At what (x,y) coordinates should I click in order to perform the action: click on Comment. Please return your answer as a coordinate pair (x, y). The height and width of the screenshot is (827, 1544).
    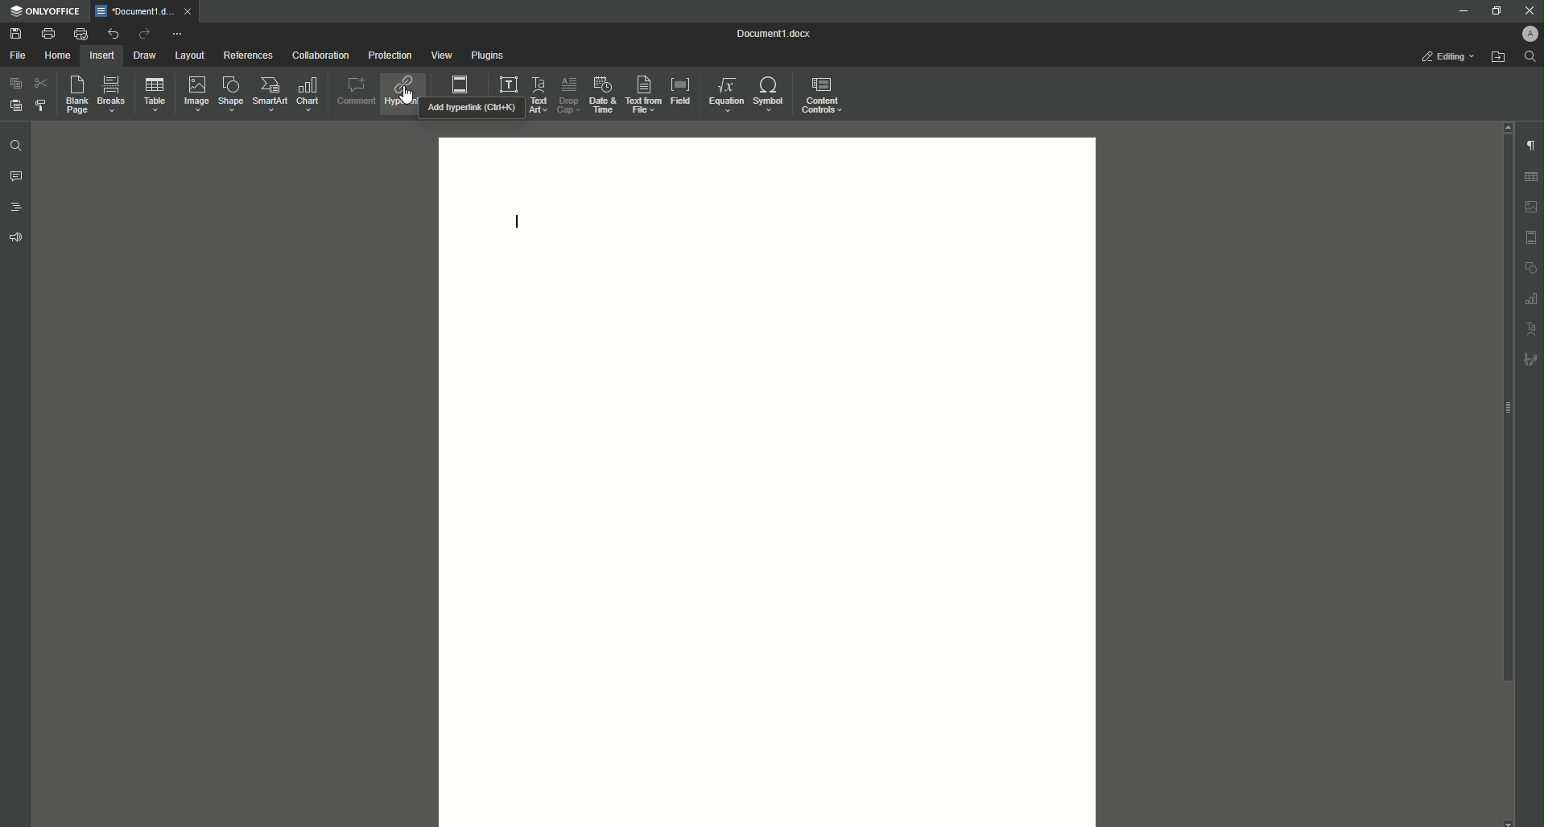
    Looking at the image, I should click on (353, 93).